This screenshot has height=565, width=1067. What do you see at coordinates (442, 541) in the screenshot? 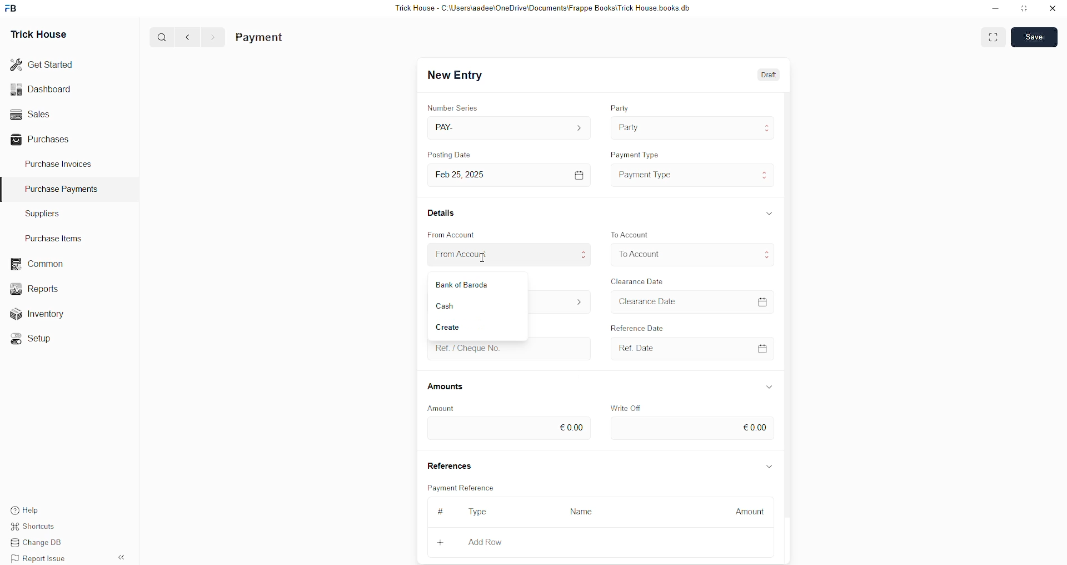
I see `+` at bounding box center [442, 541].